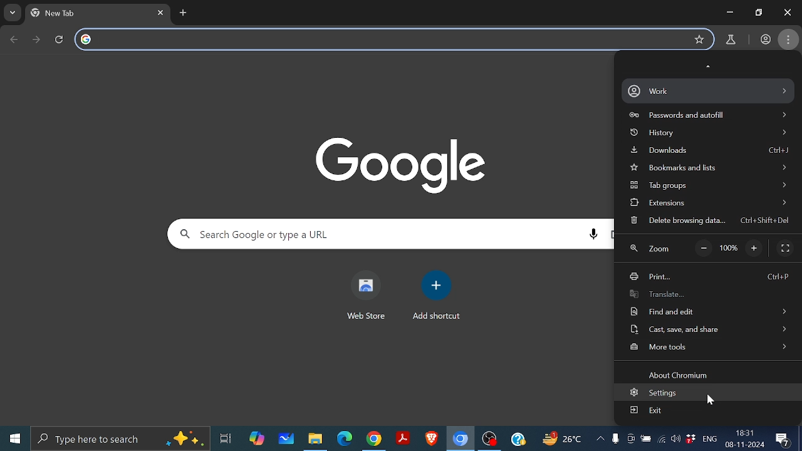  What do you see at coordinates (692, 441) in the screenshot?
I see `dropbox` at bounding box center [692, 441].